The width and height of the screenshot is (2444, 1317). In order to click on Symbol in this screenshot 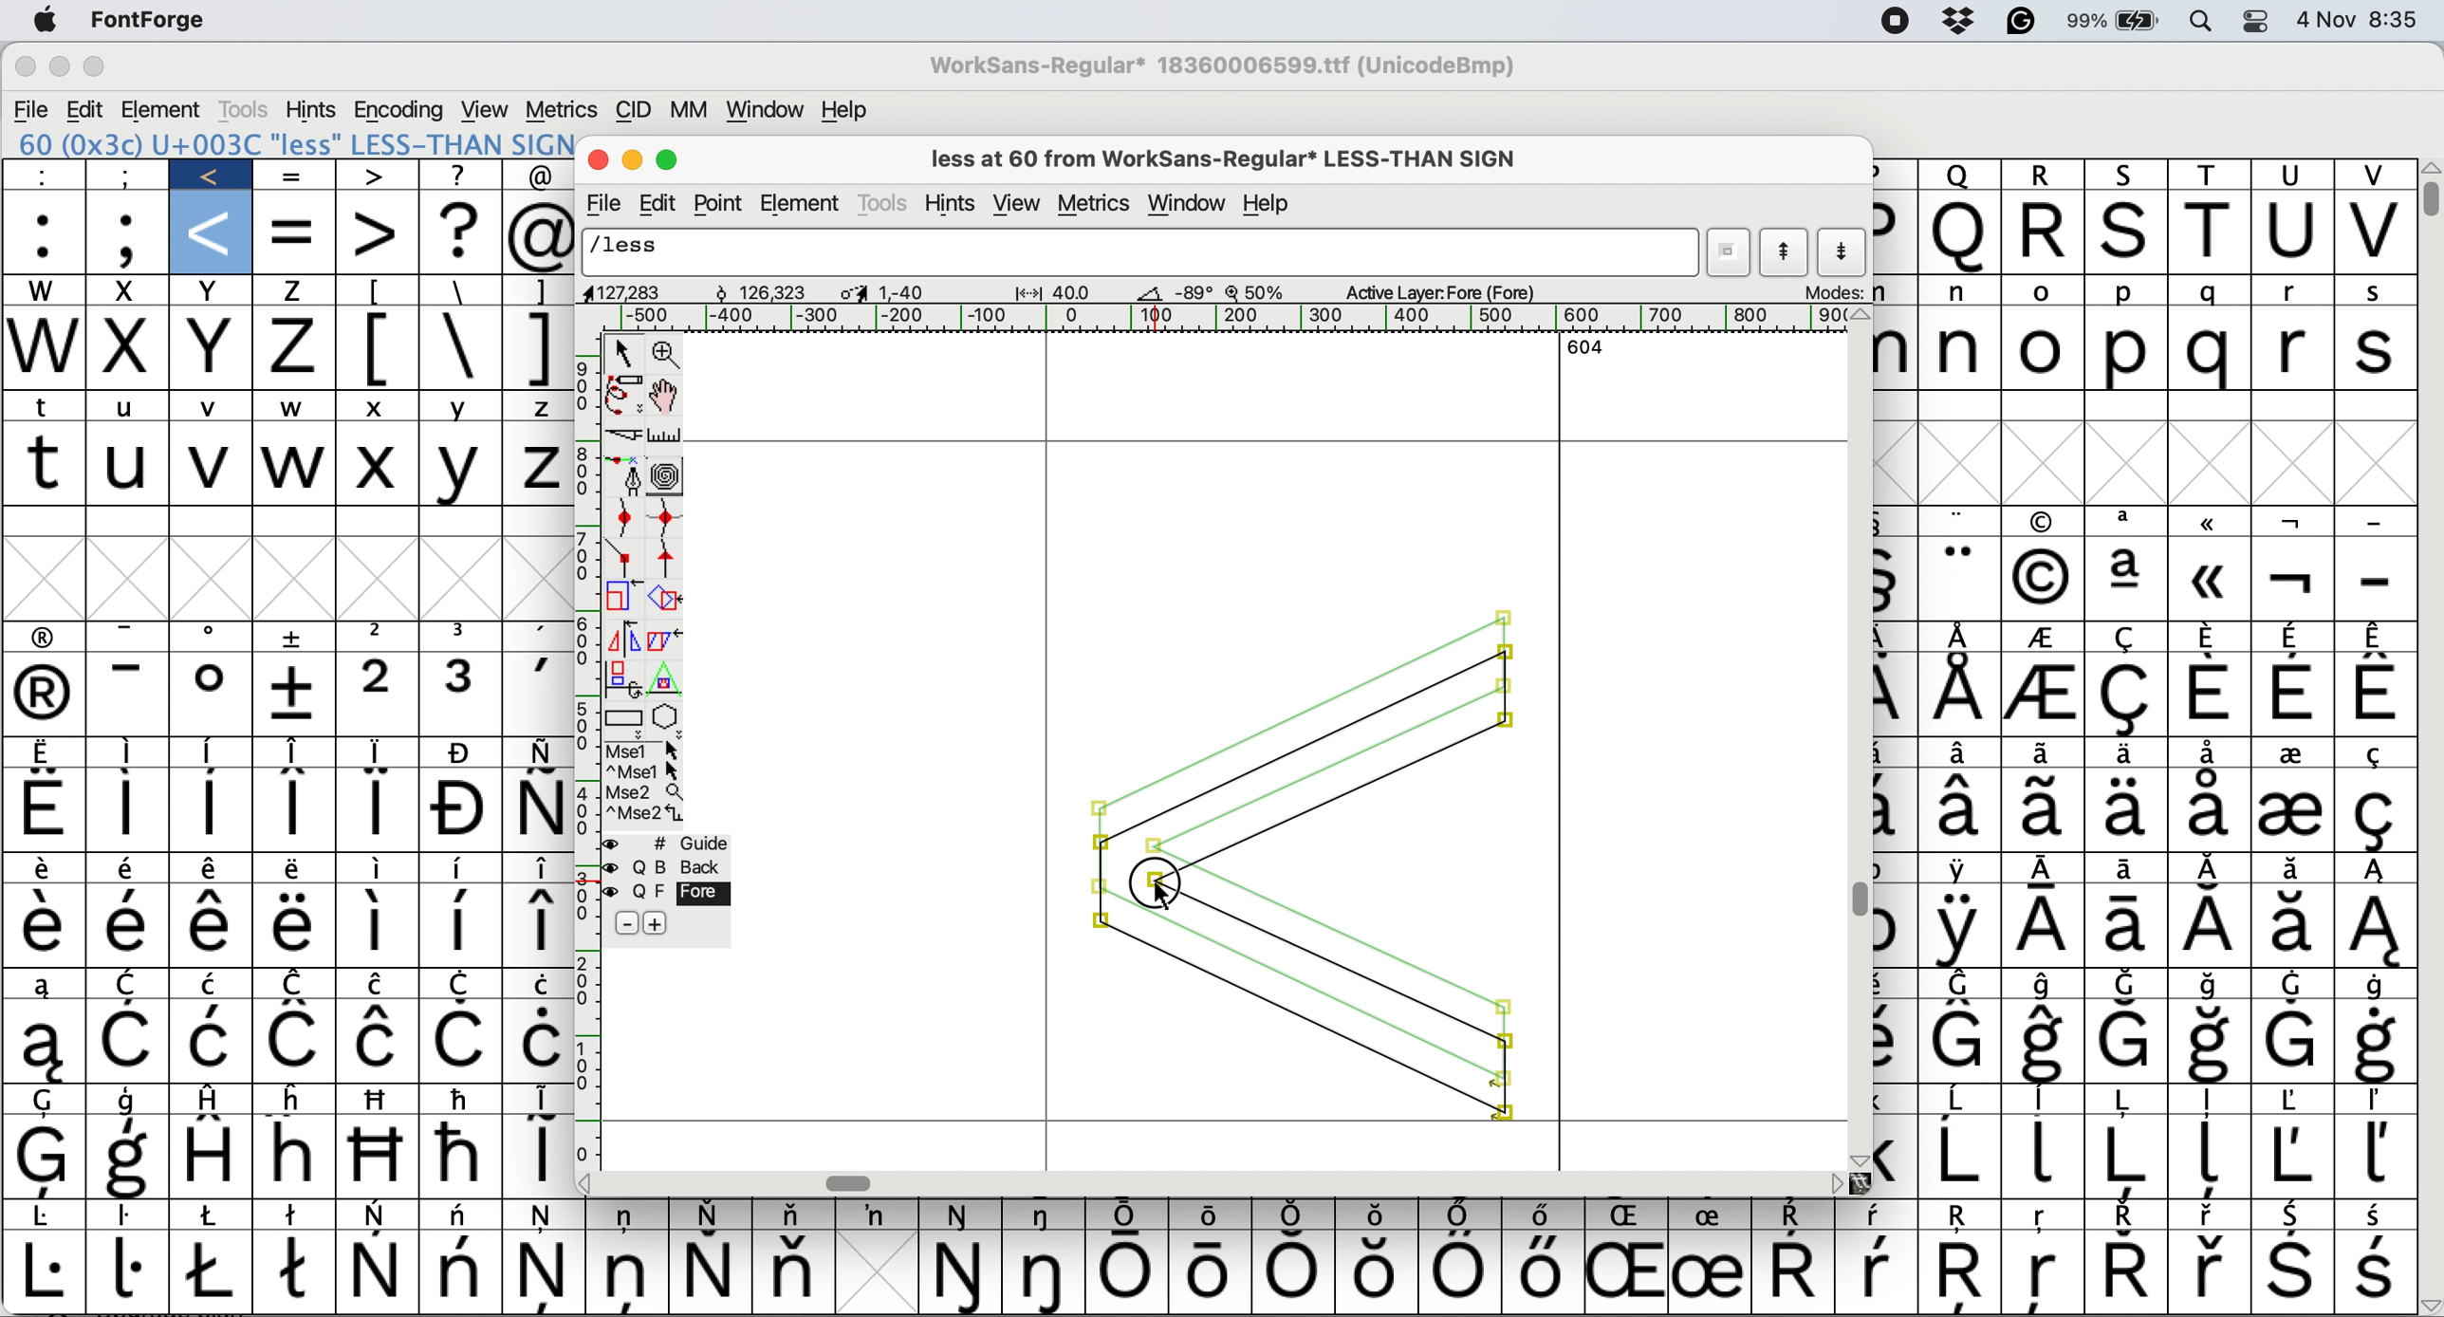, I will do `click(219, 1215)`.